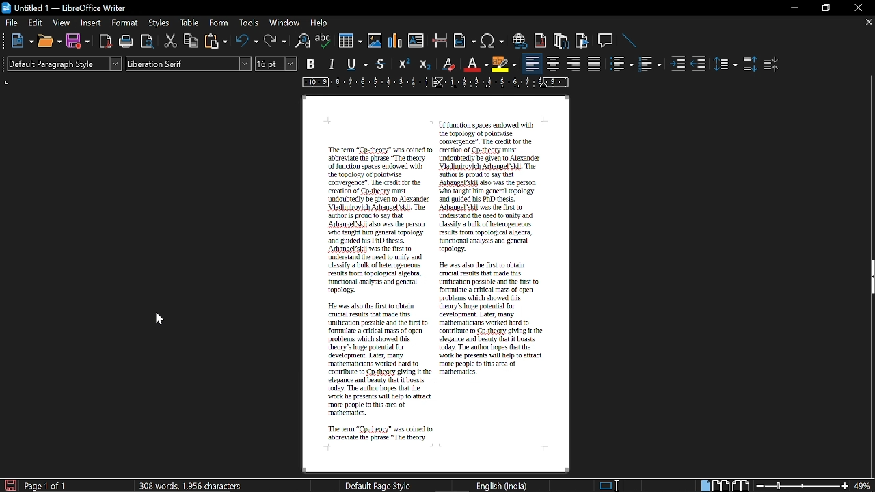 This screenshot has width=875, height=492. I want to click on Paste, so click(216, 42).